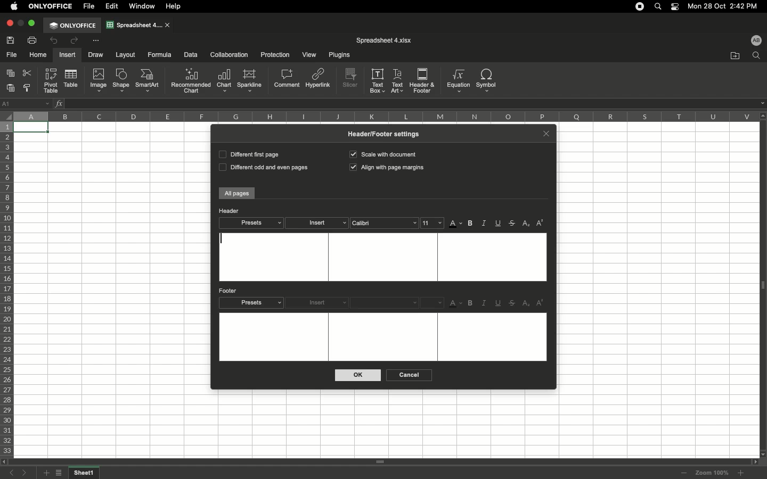 This screenshot has width=767, height=479. What do you see at coordinates (384, 40) in the screenshot?
I see `File name` at bounding box center [384, 40].